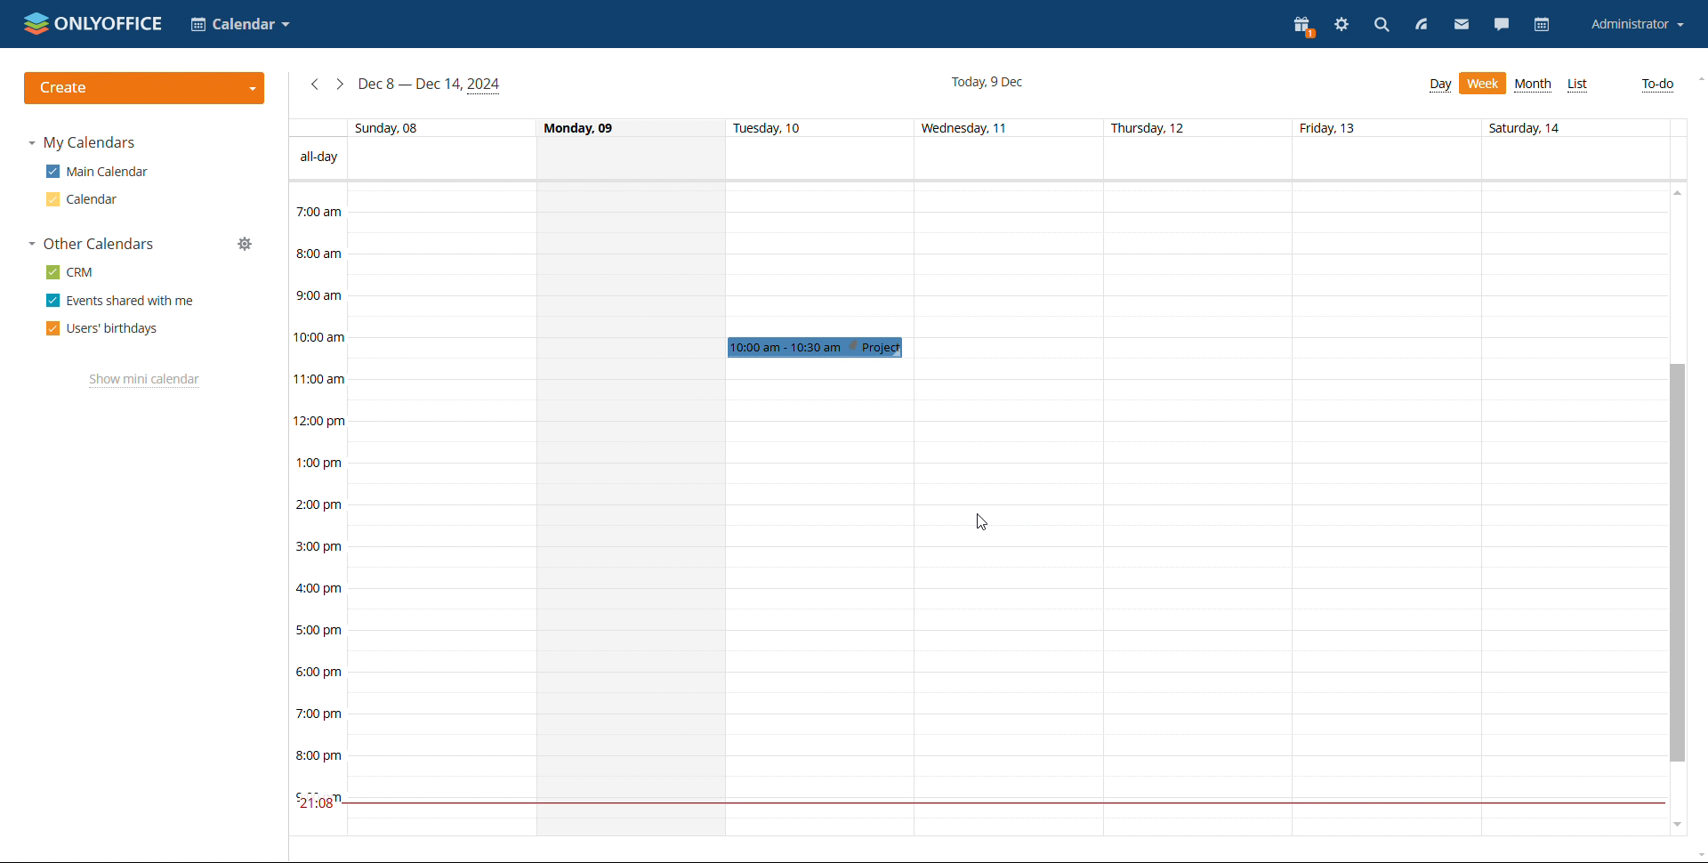 The image size is (1708, 863). I want to click on events shared with me, so click(121, 301).